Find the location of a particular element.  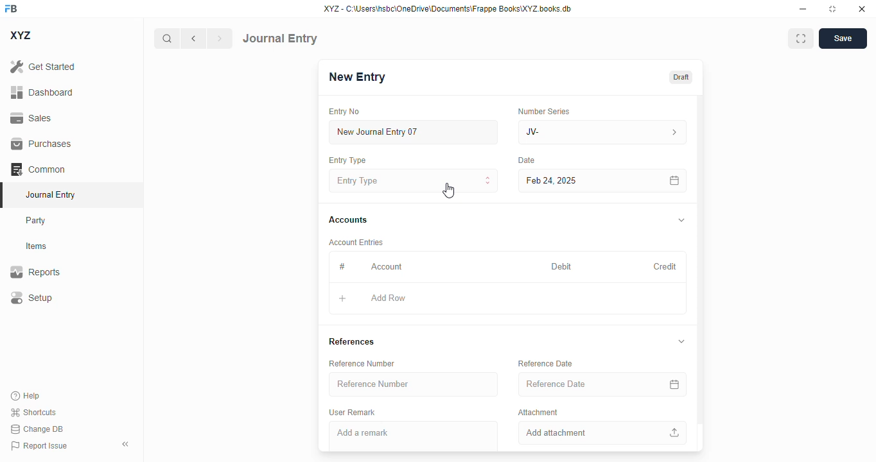

shortcuts is located at coordinates (33, 412).